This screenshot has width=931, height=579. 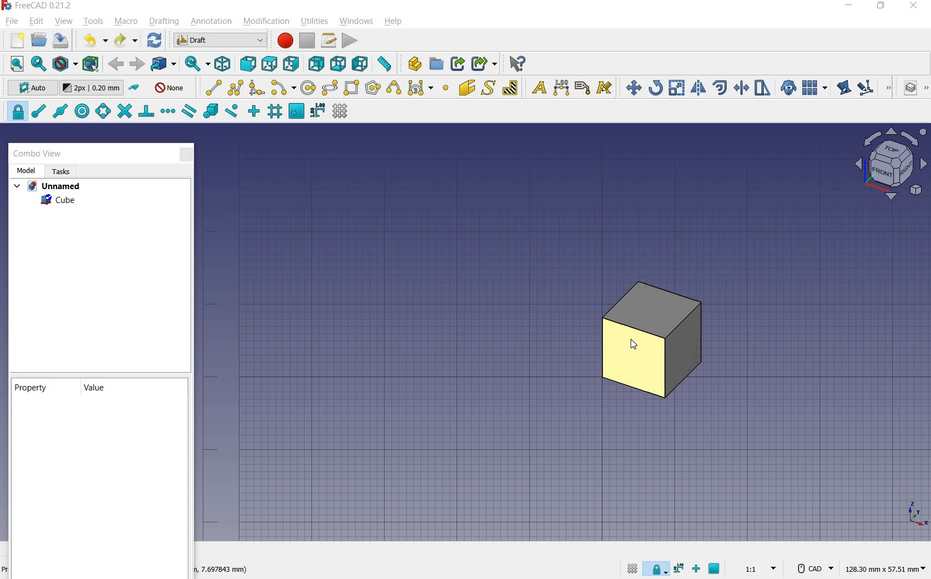 What do you see at coordinates (275, 112) in the screenshot?
I see `snap grid` at bounding box center [275, 112].